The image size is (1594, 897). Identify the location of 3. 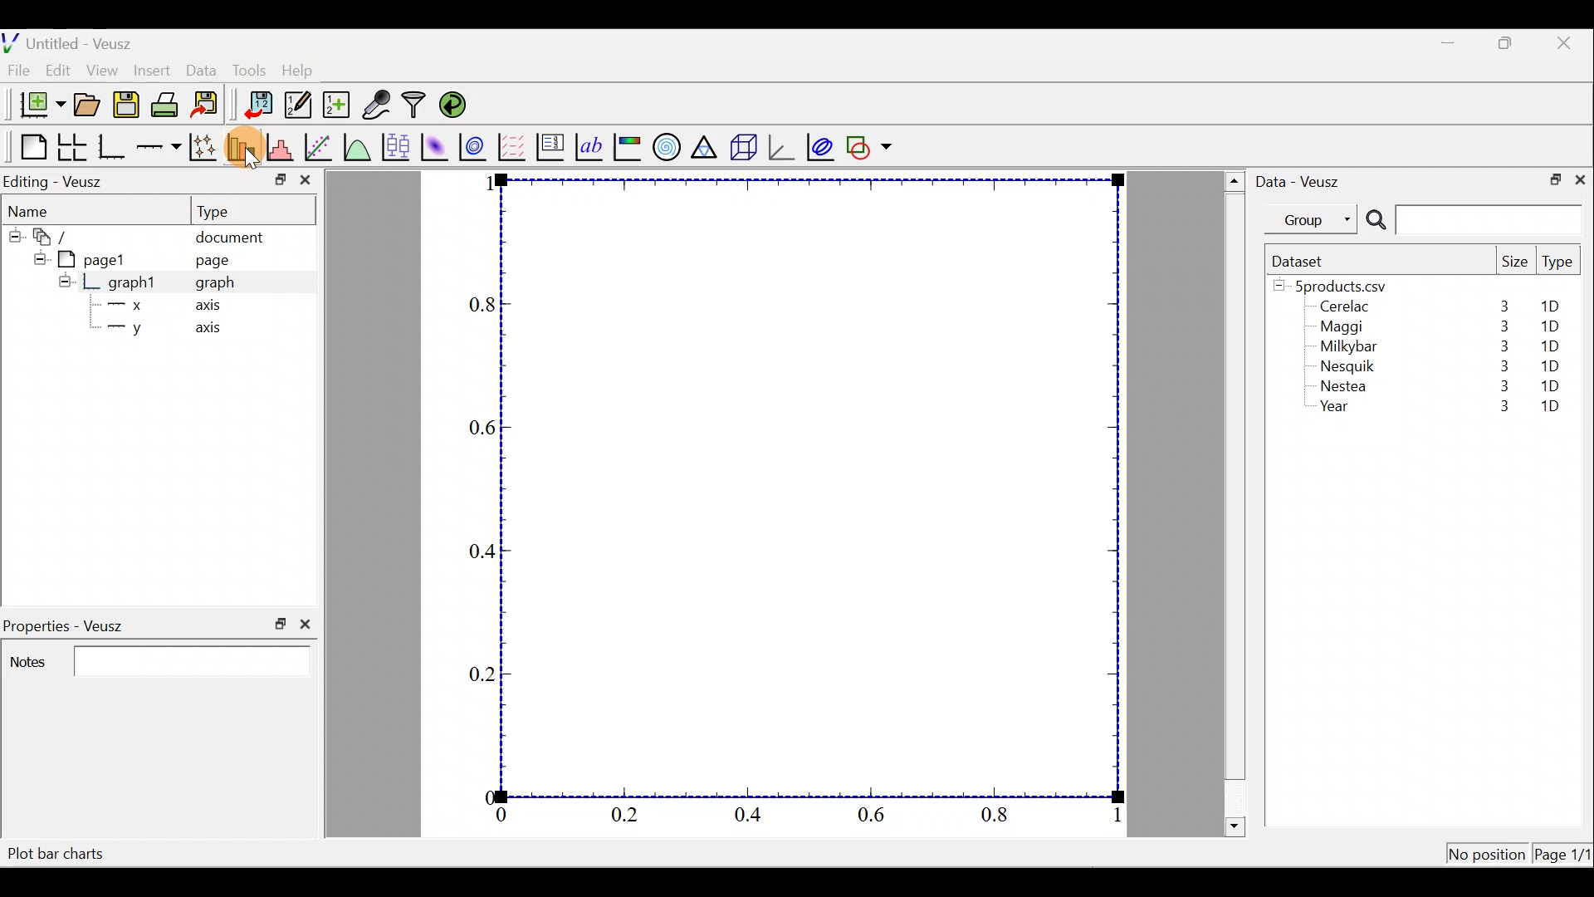
(1501, 346).